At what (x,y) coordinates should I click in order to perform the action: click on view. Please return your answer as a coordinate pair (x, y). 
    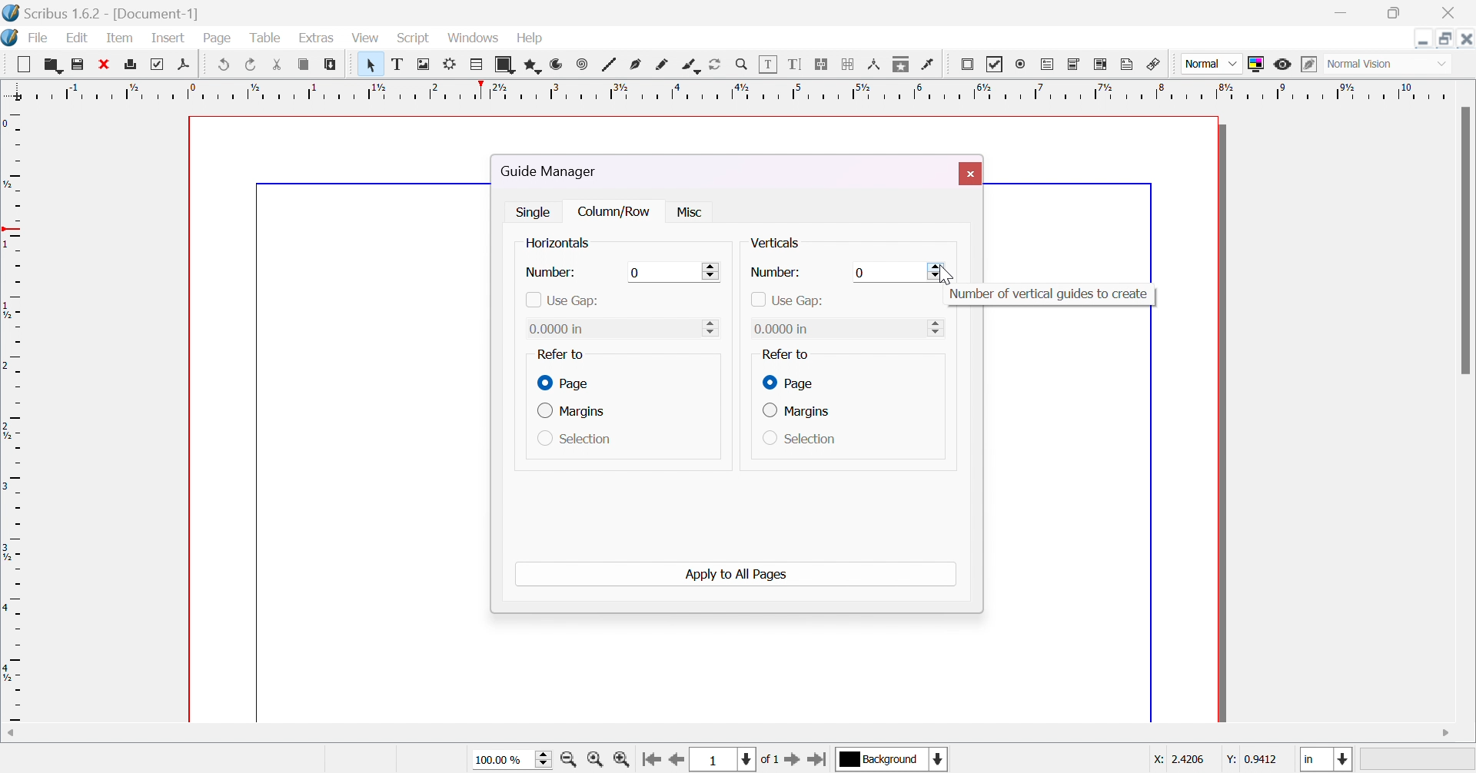
    Looking at the image, I should click on (366, 38).